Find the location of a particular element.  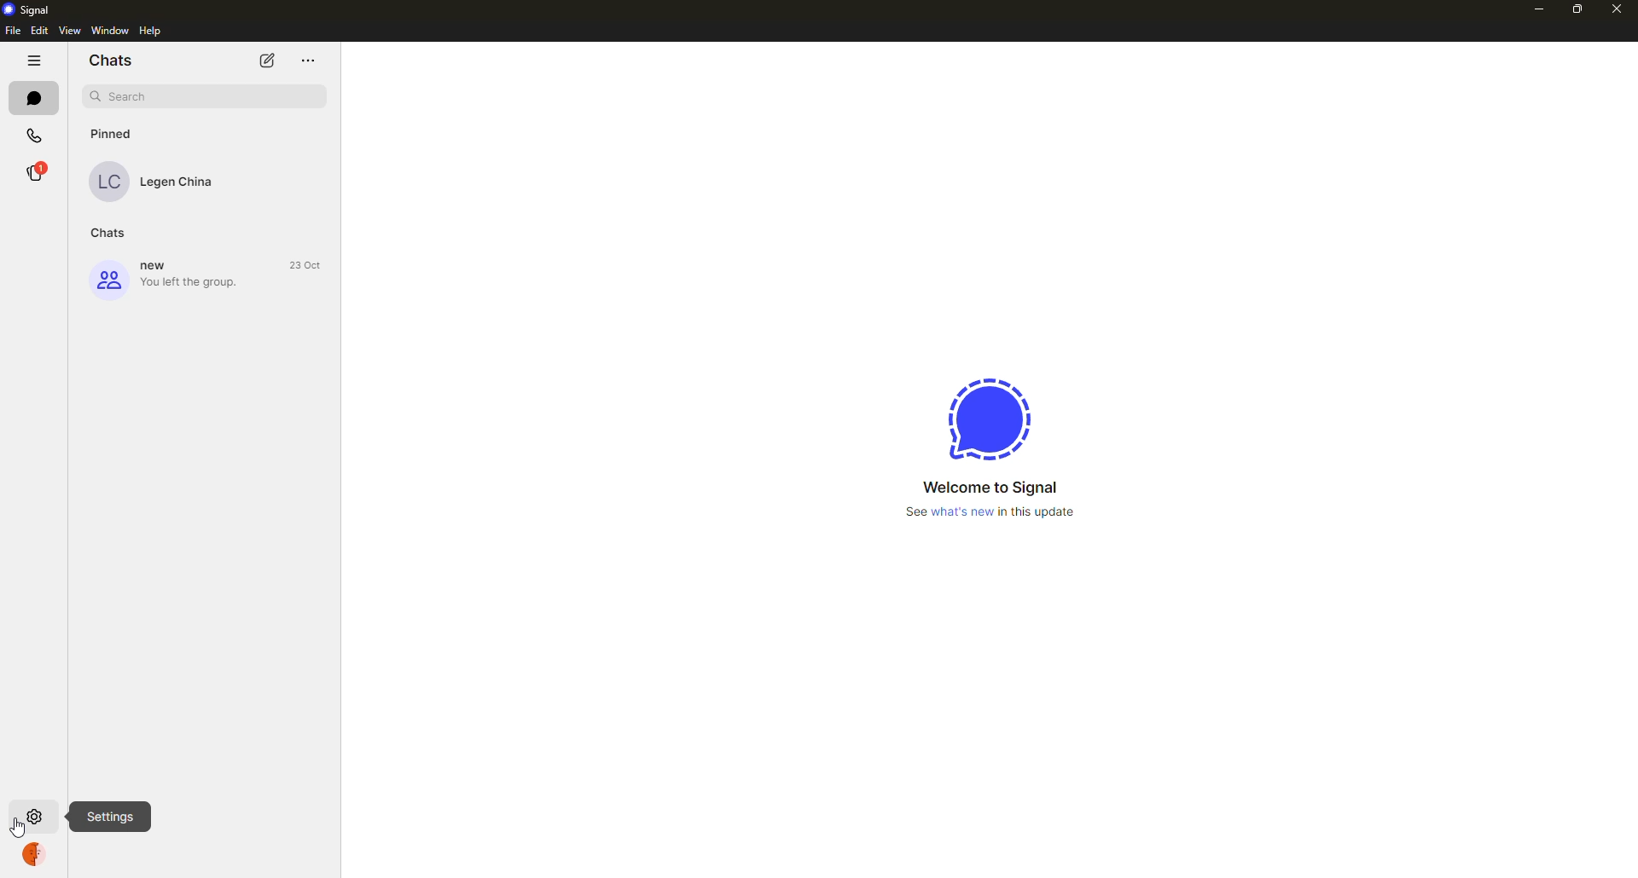

‘Window is located at coordinates (109, 30).